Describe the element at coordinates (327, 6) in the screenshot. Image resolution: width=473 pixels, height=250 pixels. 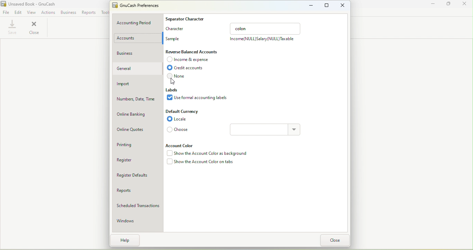
I see `Maximize` at that location.